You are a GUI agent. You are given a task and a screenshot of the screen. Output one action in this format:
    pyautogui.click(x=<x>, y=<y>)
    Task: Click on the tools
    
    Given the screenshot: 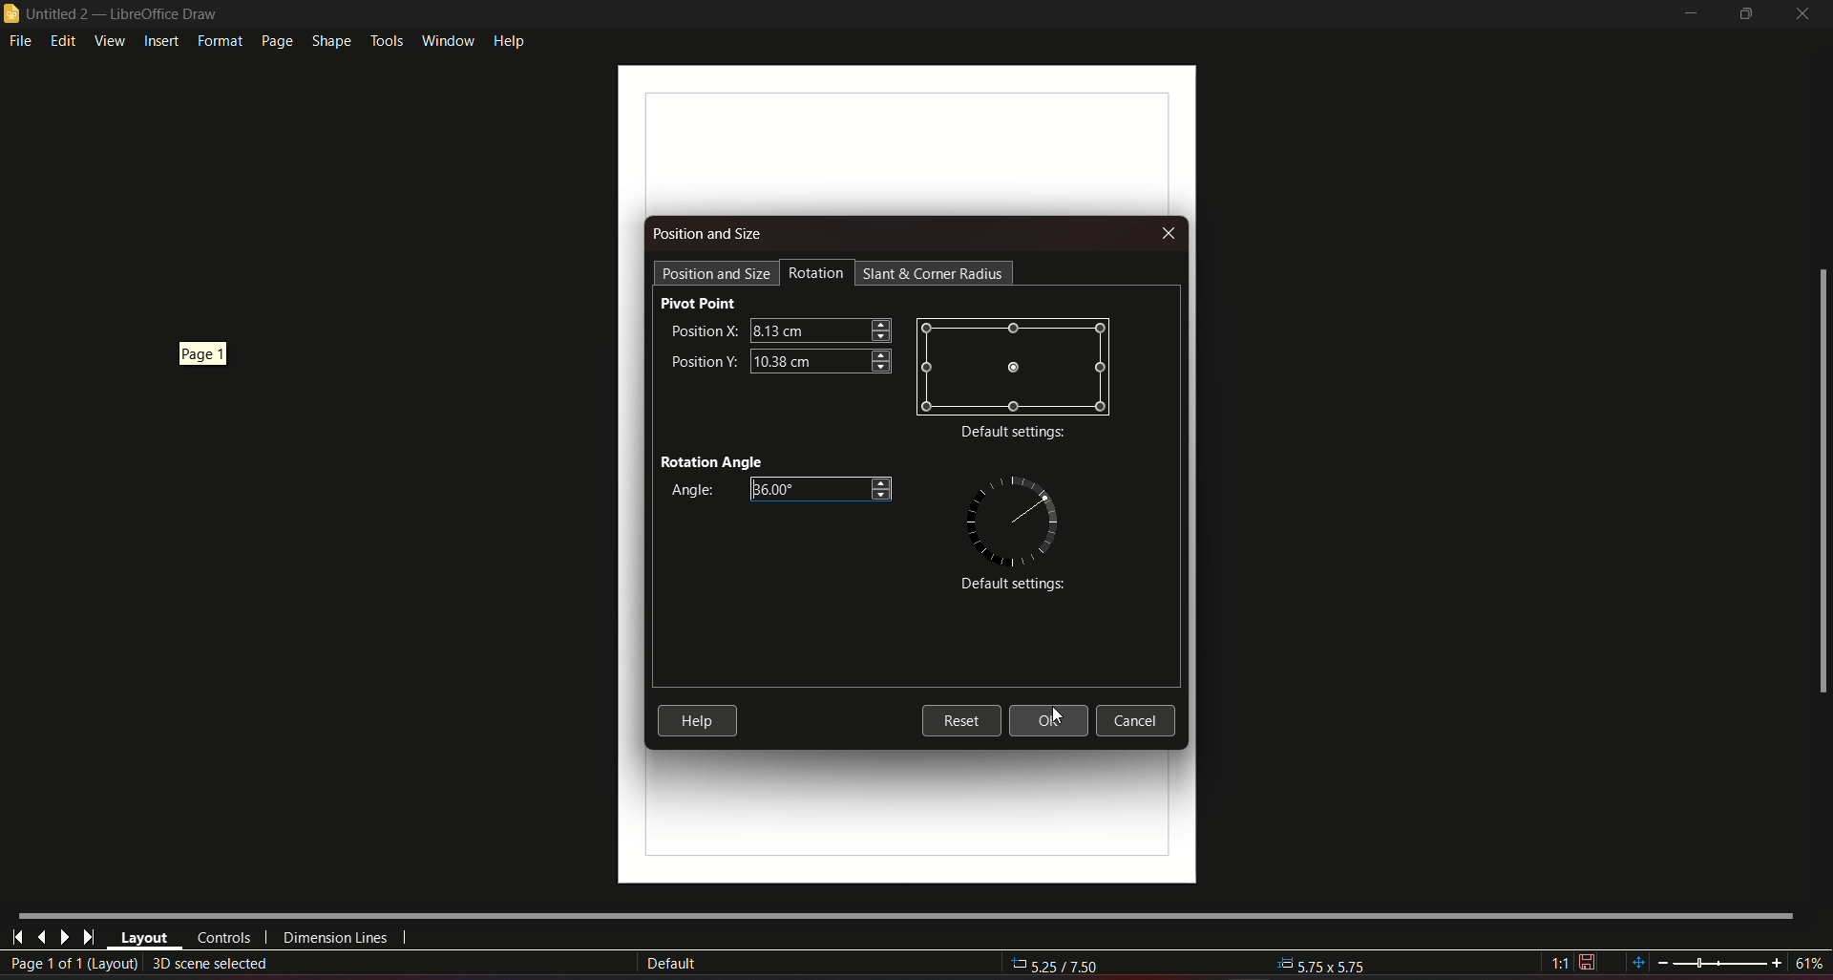 What is the action you would take?
    pyautogui.click(x=386, y=38)
    